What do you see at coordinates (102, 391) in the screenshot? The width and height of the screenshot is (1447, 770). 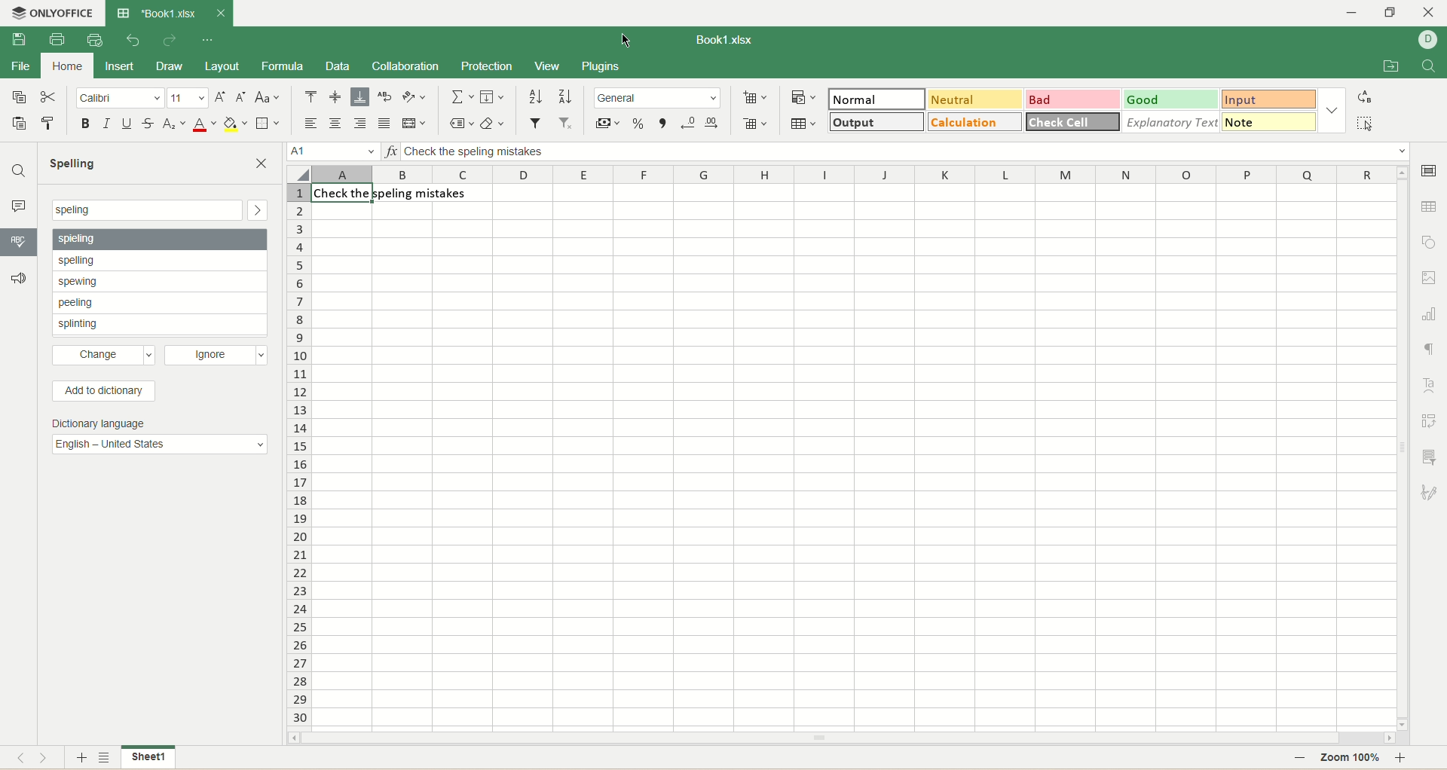 I see `add to dictionary` at bounding box center [102, 391].